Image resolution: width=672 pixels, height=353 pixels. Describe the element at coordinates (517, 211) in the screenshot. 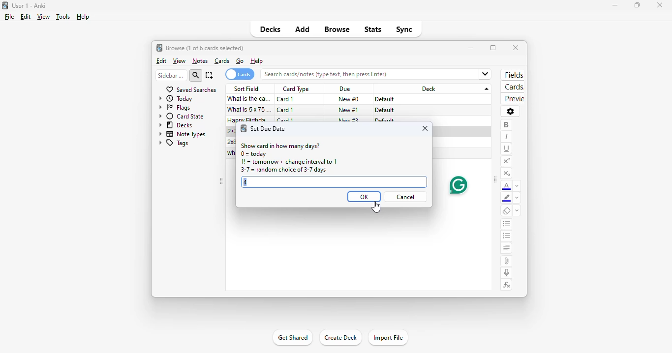

I see `select formatting to remove` at that location.